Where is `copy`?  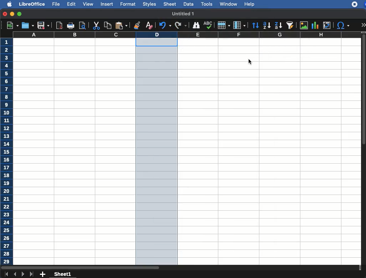 copy is located at coordinates (107, 25).